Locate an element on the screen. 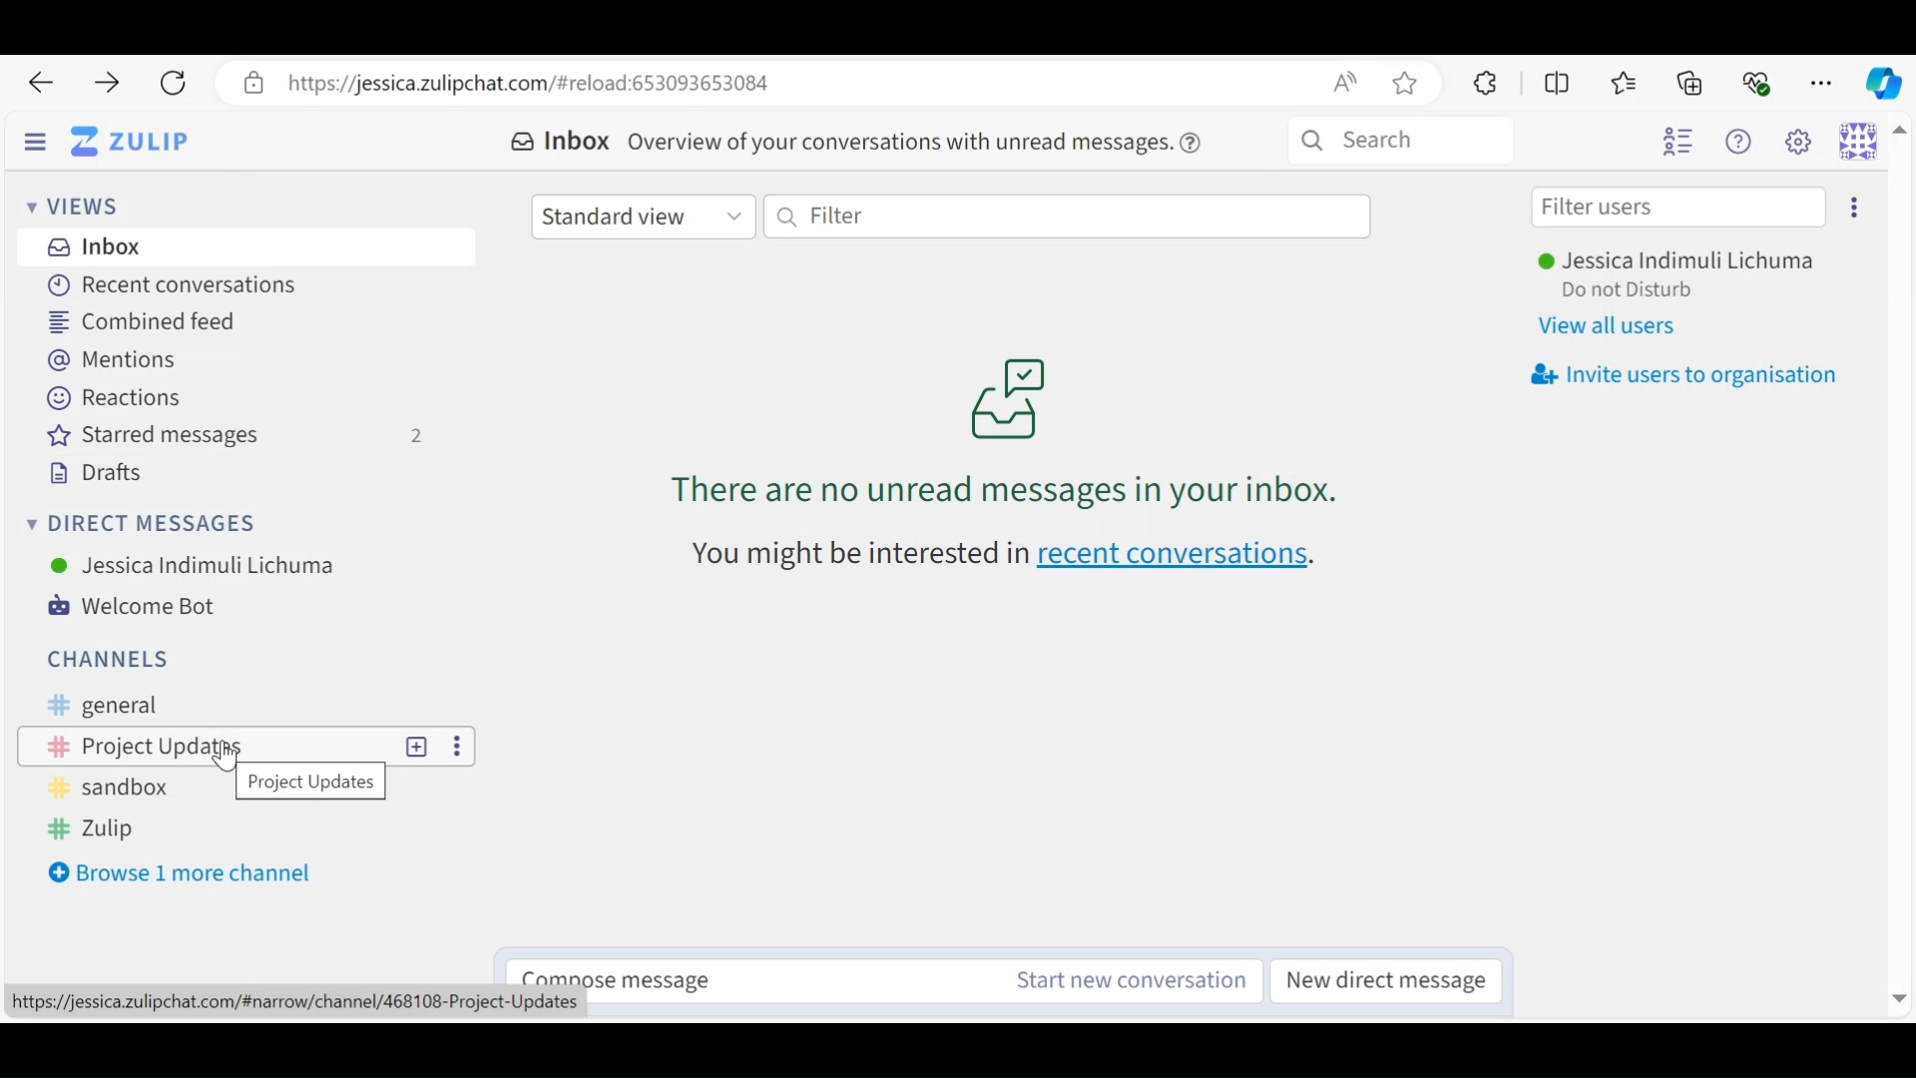 This screenshot has height=1078, width=1916. Recent Conversations is located at coordinates (166, 286).